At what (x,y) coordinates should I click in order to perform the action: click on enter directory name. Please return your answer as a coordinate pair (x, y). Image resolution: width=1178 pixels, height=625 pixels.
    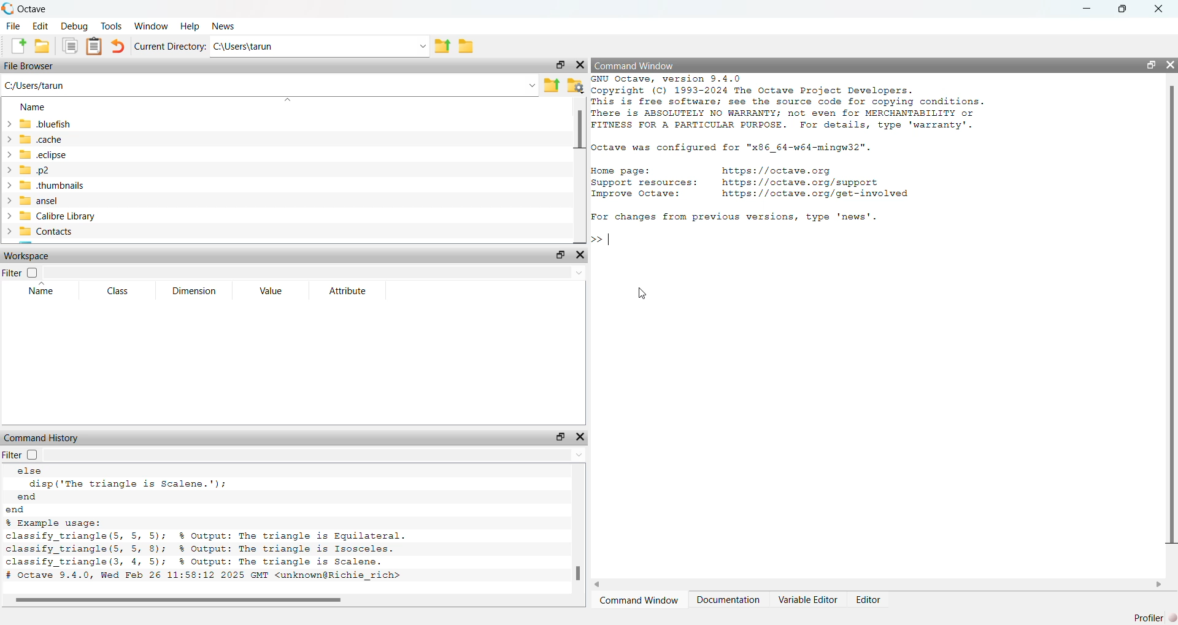
    Looking at the image, I should click on (320, 47).